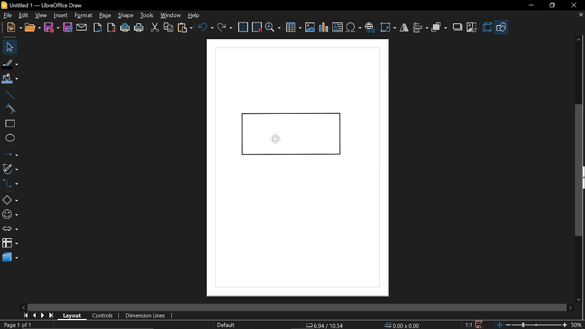  Describe the element at coordinates (51, 27) in the screenshot. I see `save ` at that location.